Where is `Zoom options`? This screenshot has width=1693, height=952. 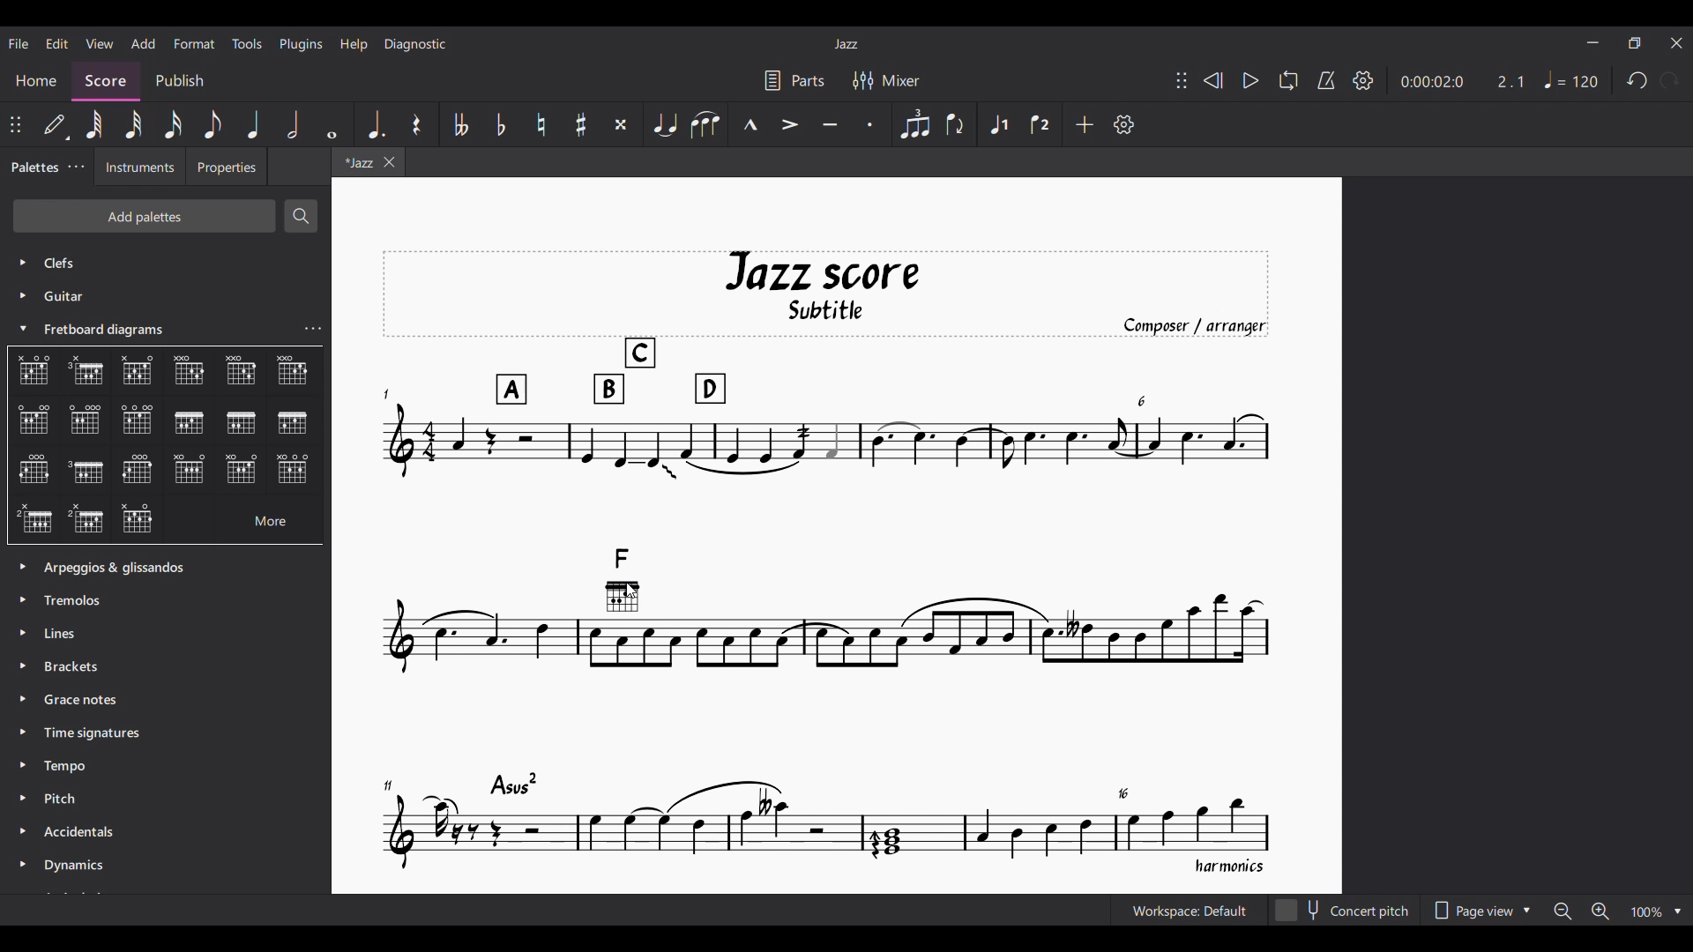 Zoom options is located at coordinates (1618, 911).